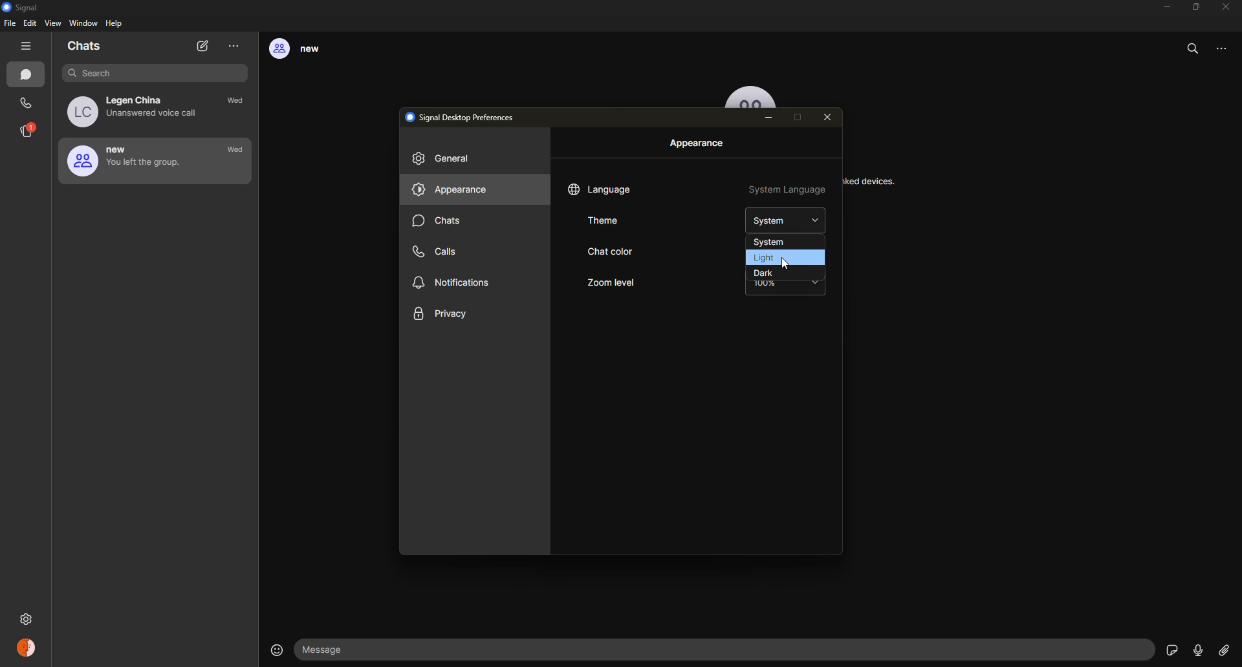 This screenshot has height=667, width=1242. What do you see at coordinates (1227, 6) in the screenshot?
I see `close` at bounding box center [1227, 6].